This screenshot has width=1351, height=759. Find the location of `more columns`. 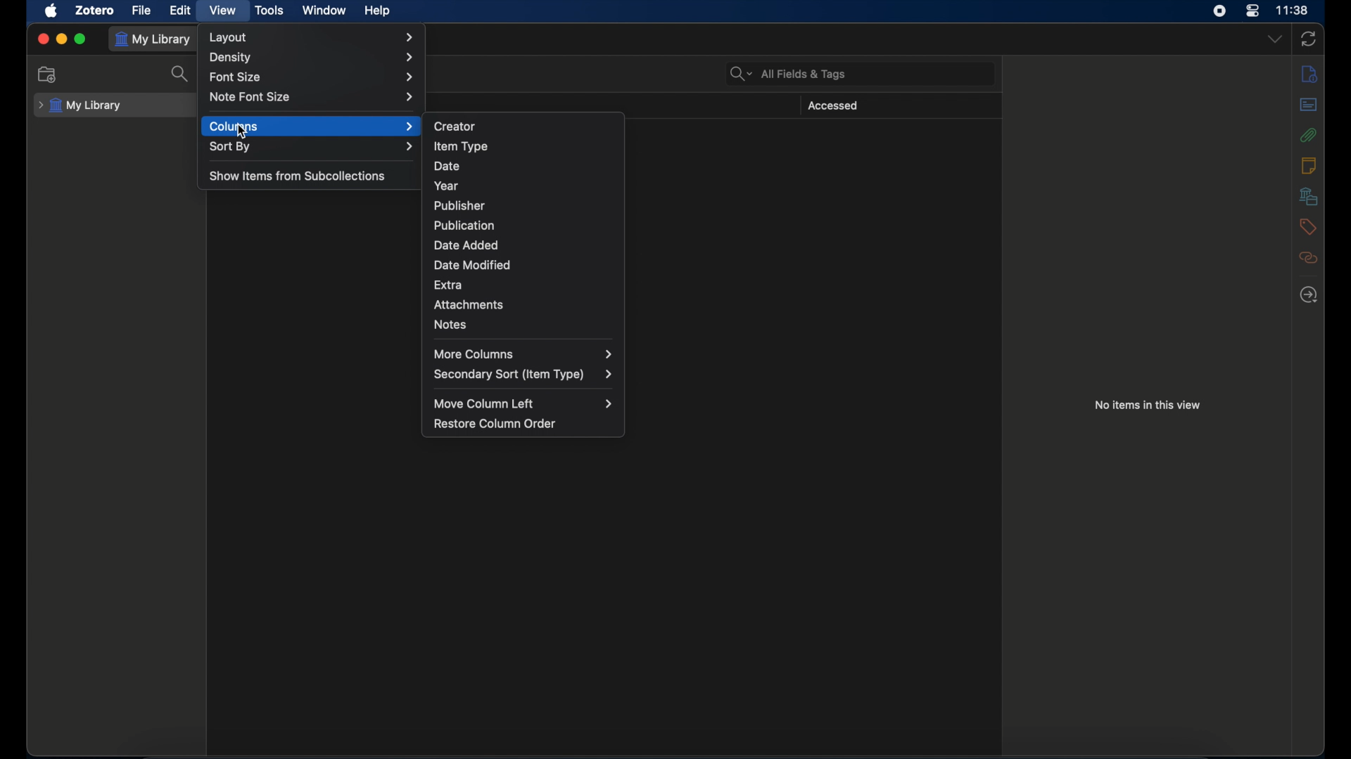

more columns is located at coordinates (523, 355).